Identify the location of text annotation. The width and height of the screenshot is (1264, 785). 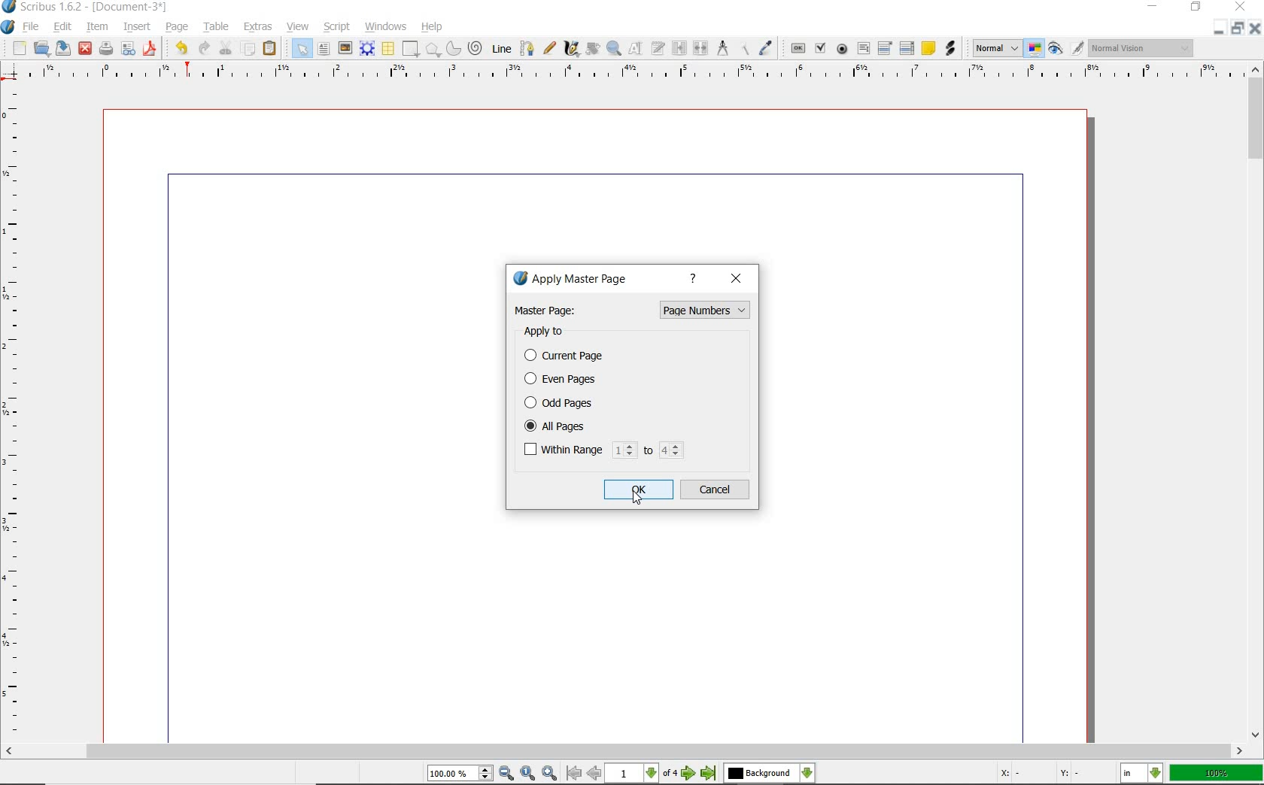
(927, 48).